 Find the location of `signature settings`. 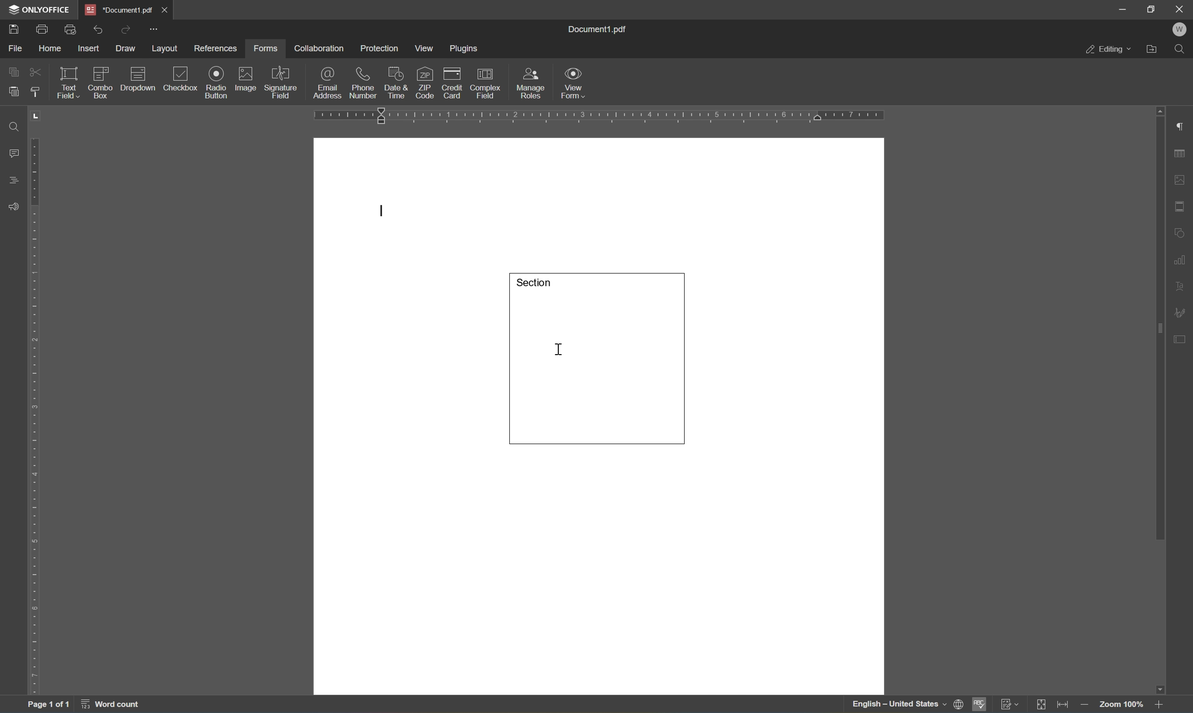

signature settings is located at coordinates (1182, 313).